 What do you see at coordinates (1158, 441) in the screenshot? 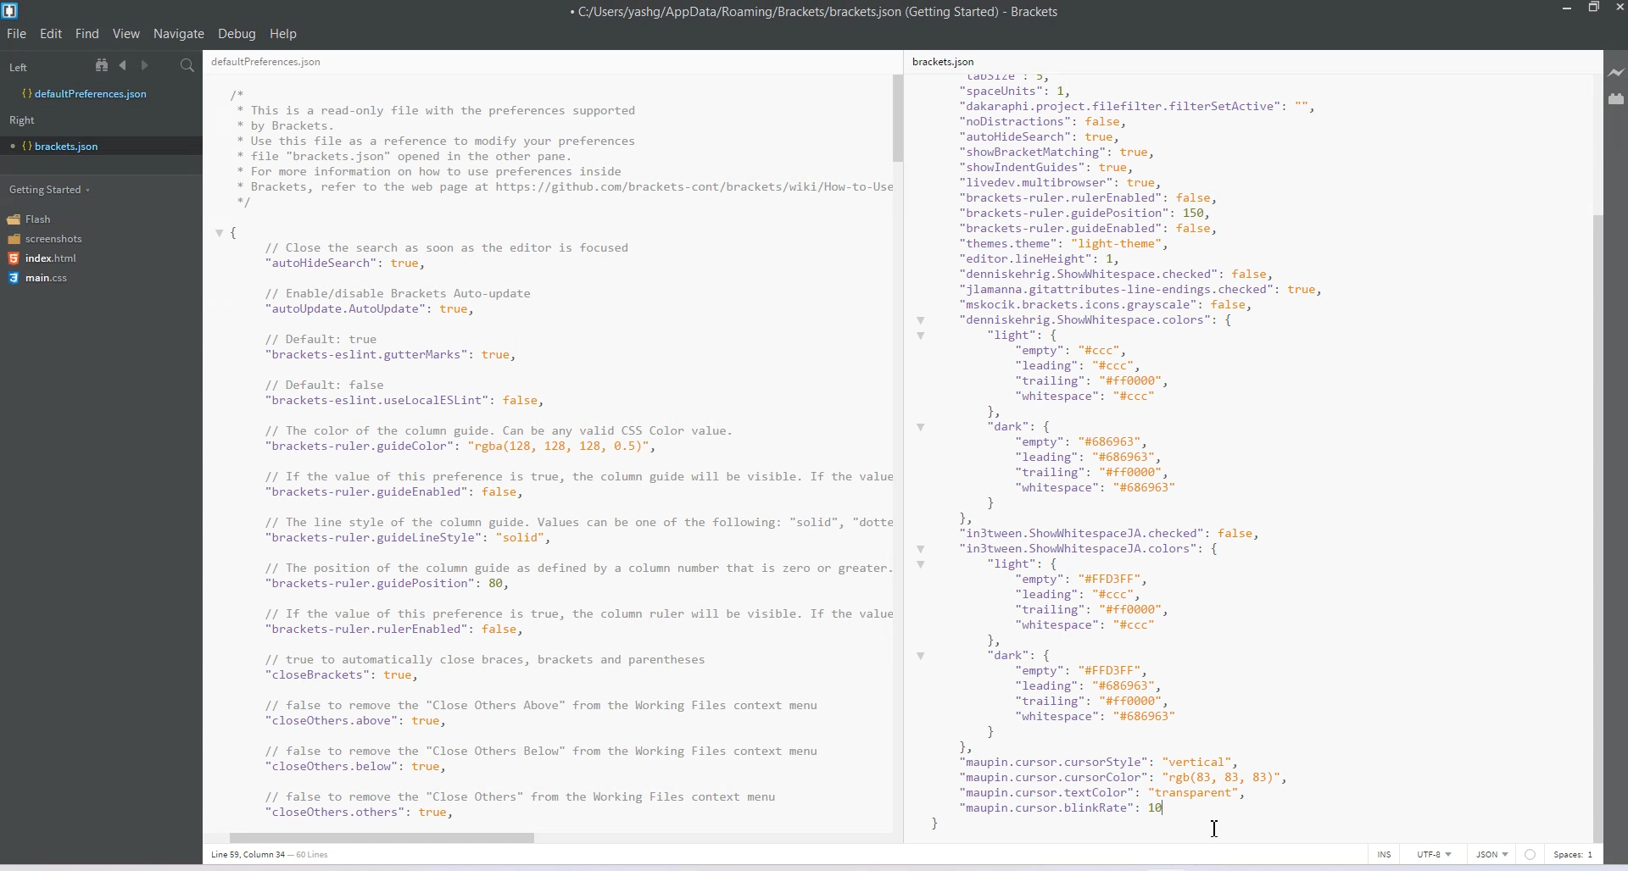
I see `kets. son
size : 3,
“spacelnits": 1,
“dakaraphi.project. filefilter. filterSetActive”: "*,
“noDistractions”: false,
“autohideSearch”: true,
“showBracketMatching”: true,
“showIndentGuides”: true,
“livedev.multibrowser”: true,
“brackets-ruler.rulerEnabled": false,
“brackets-ruler.guidePosition”: 150,
“brackets-ruler.guideEnabled": false,
“themes theme": "light-theme",
“editor. lineHeight": 1,
“denniskehrig. Showhhitespace. checked": false,
“jlamanna.gitattributes-line-endings. checked": true,
“mskocik.brackets.icons.grayscale": false,
“denniskehrig. Showhitespace. colors”: {
“light”: {
“empty”: "#ccc”,
“leading”: "#ccc”,
“trailing”: "#0000",
“whitespace”: "#ccc”
b
“dark”: {
“empty”: "#686963",
["leading”: "#686963",
“trailing”: "#0000",
“whitespace”: "#686963"
}
Ia
“in3tween. ShowhhitespaceJA. checked": false,
“in3tween. ShowhhitespaceJA. colors”: {
“light”: {
“empty”: "#FFDIFF",
“leading”: "#ccc”,
“trailing”: "#0000",
“whitespace”: "#ccc”
bh
“dark”: {
“empty”: "#FFDIFF",
“leading”: "#686963",
“trailing”: "#0000",
“whitespace”: "#686963"
}
b
“maupin. cursor. cursorStyle”: “vertical”,
“maupin. cursor. cursorColor™: "rgh(83, 83, 83)",
“maupin.cursor.textColor”: “transparent”,
“maupin. cursor. blinkRate": 1000 |
:` at bounding box center [1158, 441].